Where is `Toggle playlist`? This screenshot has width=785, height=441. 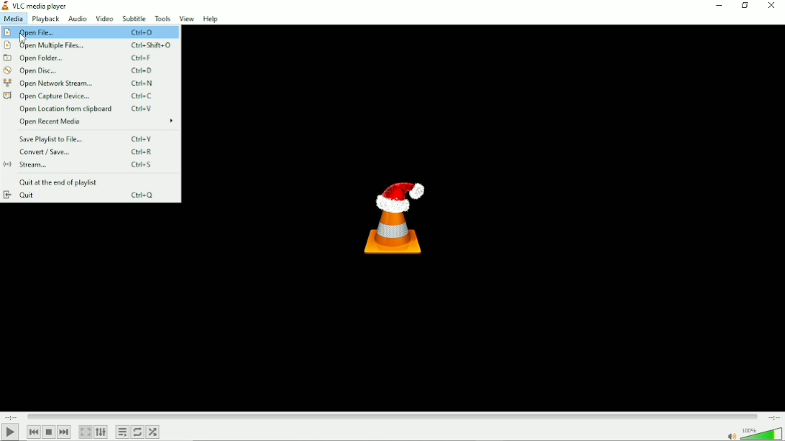 Toggle playlist is located at coordinates (121, 432).